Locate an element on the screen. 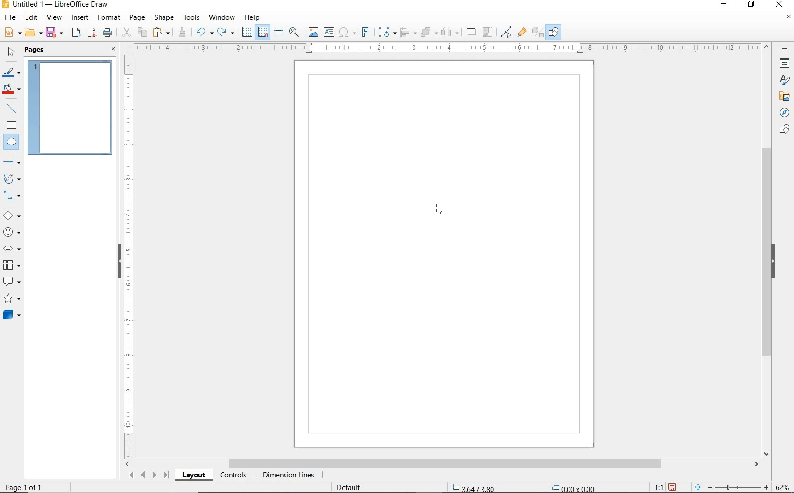  DISPLAY GRID is located at coordinates (248, 32).